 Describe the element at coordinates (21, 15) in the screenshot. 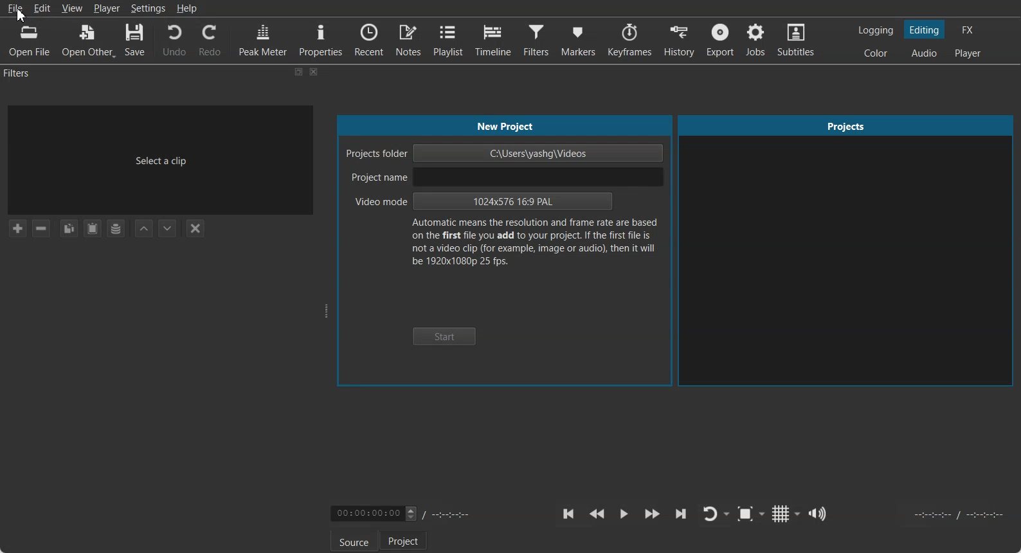

I see `Cursor` at that location.